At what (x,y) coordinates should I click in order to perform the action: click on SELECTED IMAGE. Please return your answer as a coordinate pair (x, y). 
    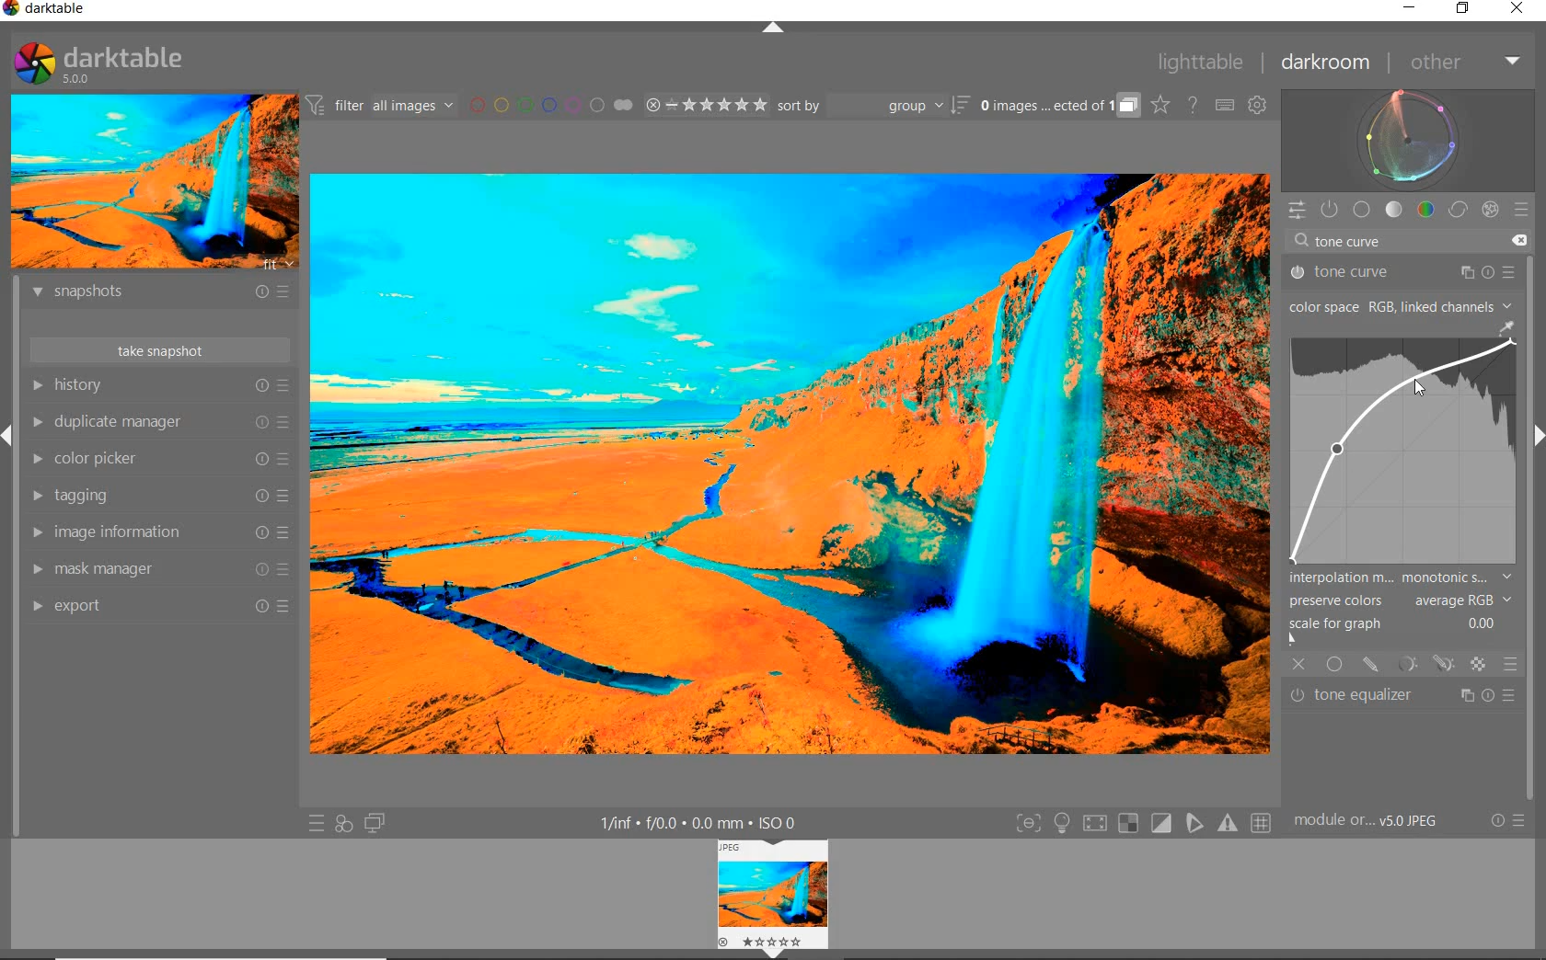
    Looking at the image, I should click on (787, 462).